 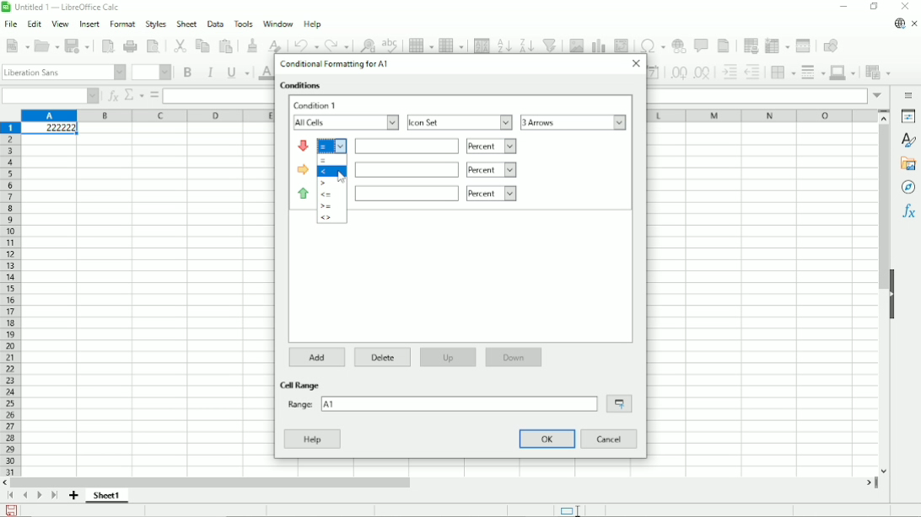 I want to click on All cells, so click(x=345, y=123).